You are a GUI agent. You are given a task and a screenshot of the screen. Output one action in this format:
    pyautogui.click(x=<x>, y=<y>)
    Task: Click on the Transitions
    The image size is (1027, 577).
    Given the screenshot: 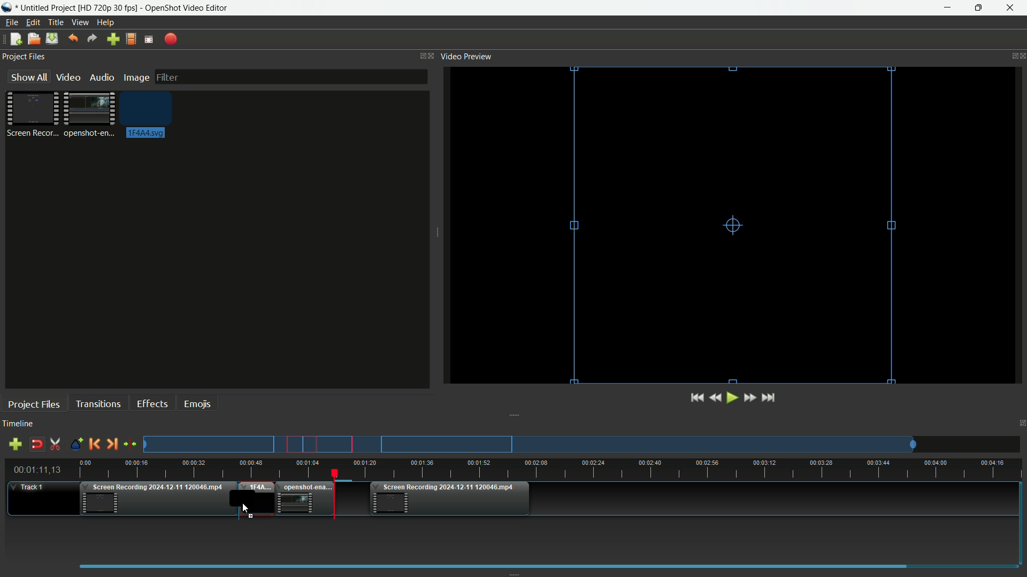 What is the action you would take?
    pyautogui.click(x=98, y=404)
    